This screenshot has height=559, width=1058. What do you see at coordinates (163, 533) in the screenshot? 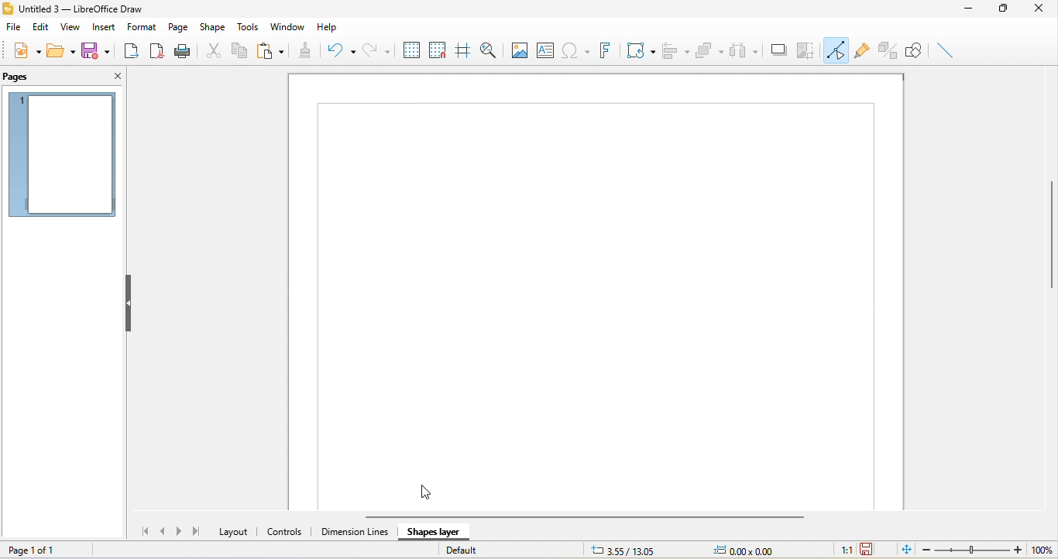
I see `previous page` at bounding box center [163, 533].